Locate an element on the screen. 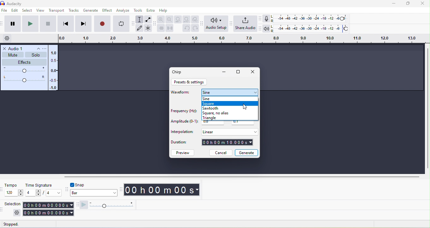 The image size is (430, 228). audacity edit toolbar is located at coordinates (155, 23).